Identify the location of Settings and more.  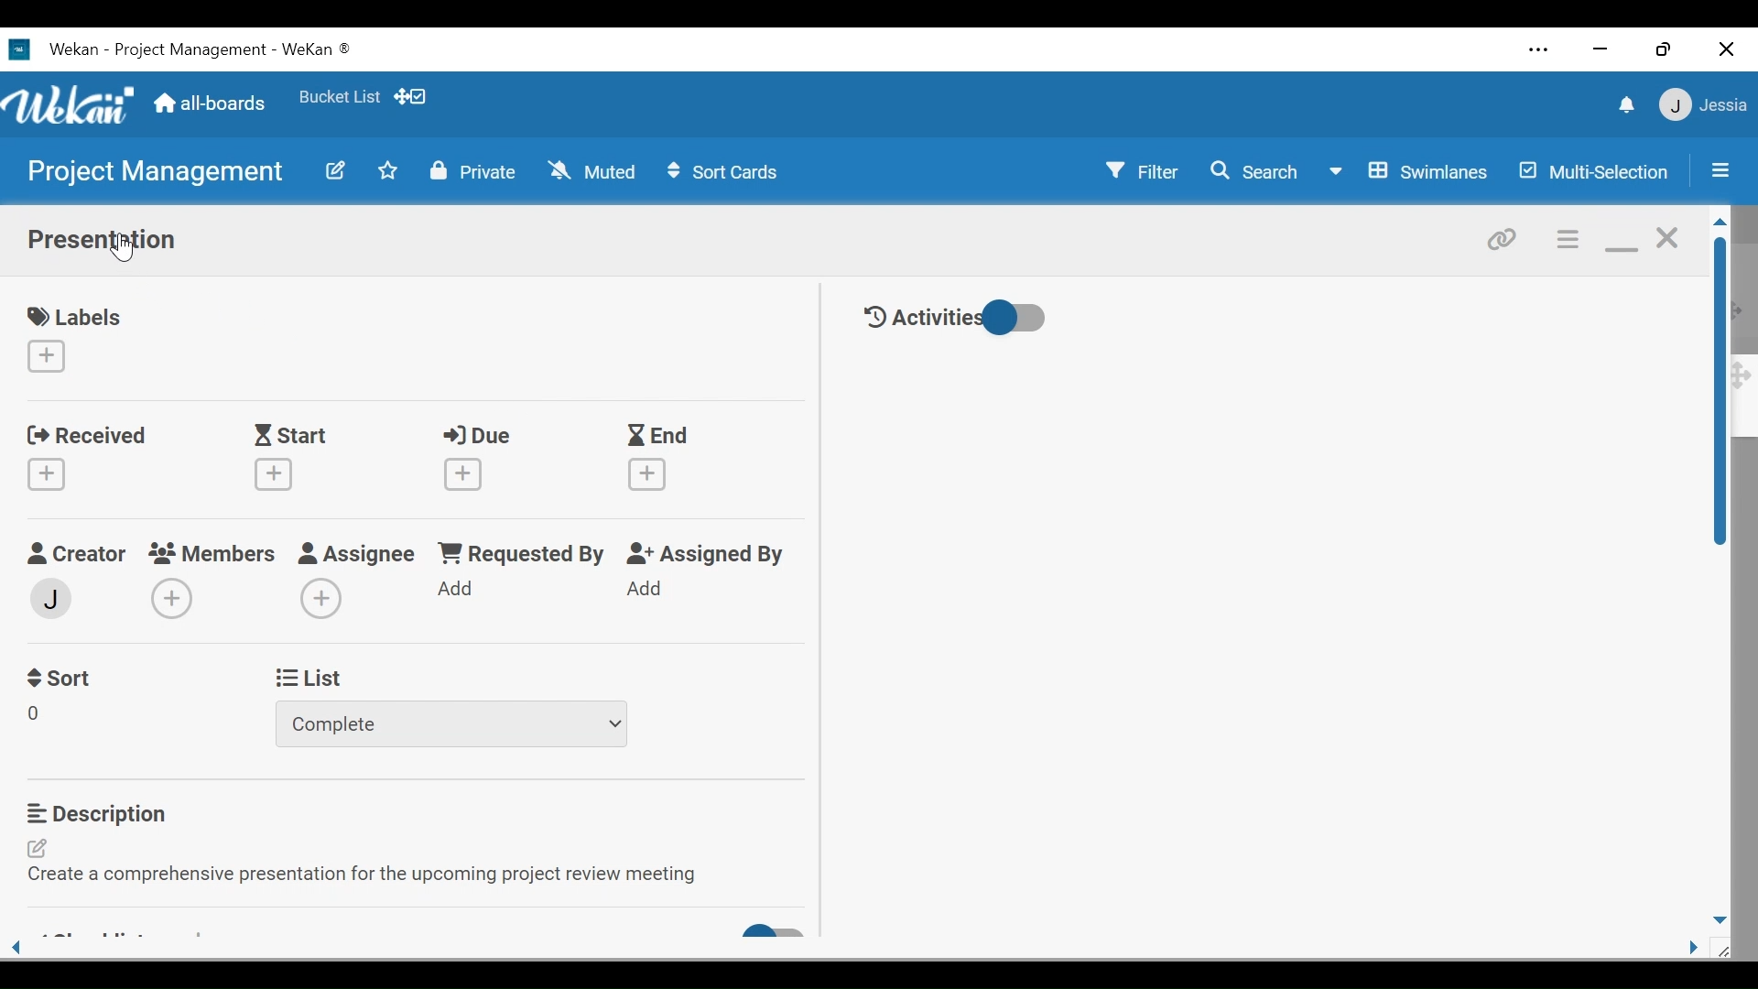
(1540, 50).